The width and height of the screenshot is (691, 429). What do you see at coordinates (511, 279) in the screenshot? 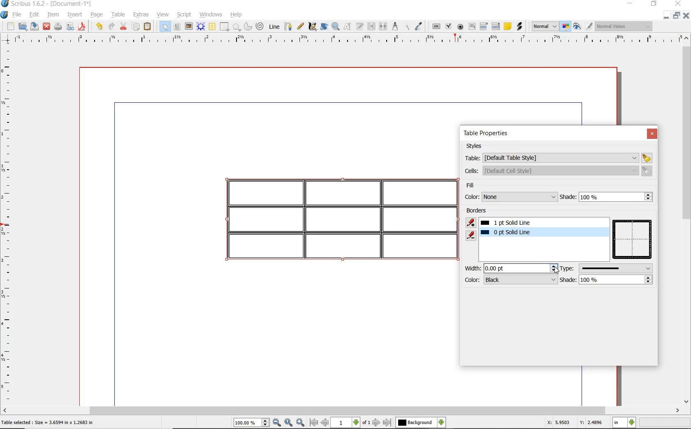
I see `color` at bounding box center [511, 279].